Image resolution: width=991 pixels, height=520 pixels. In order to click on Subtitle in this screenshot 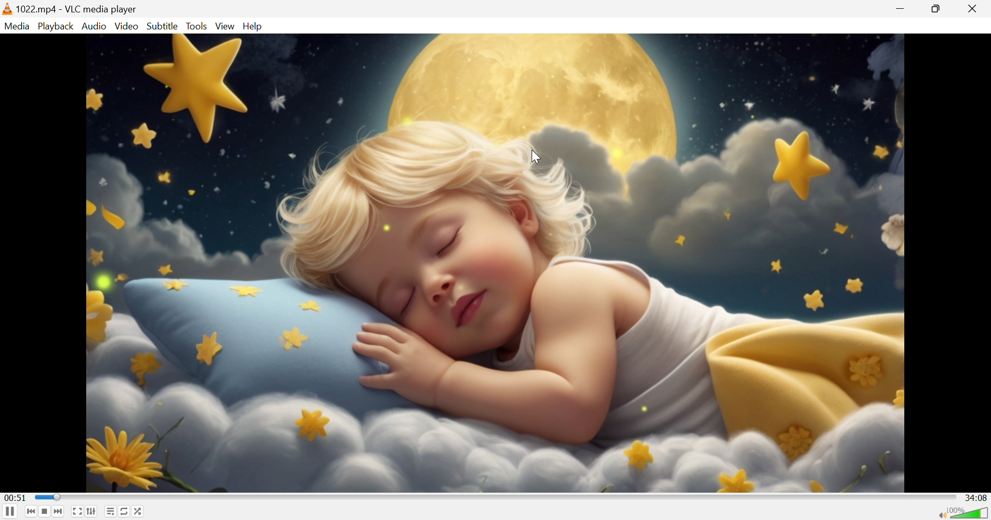, I will do `click(163, 25)`.